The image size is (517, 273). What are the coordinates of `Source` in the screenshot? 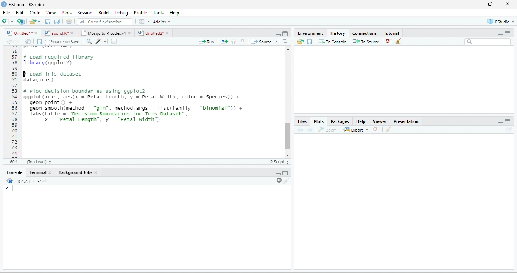 It's located at (264, 42).